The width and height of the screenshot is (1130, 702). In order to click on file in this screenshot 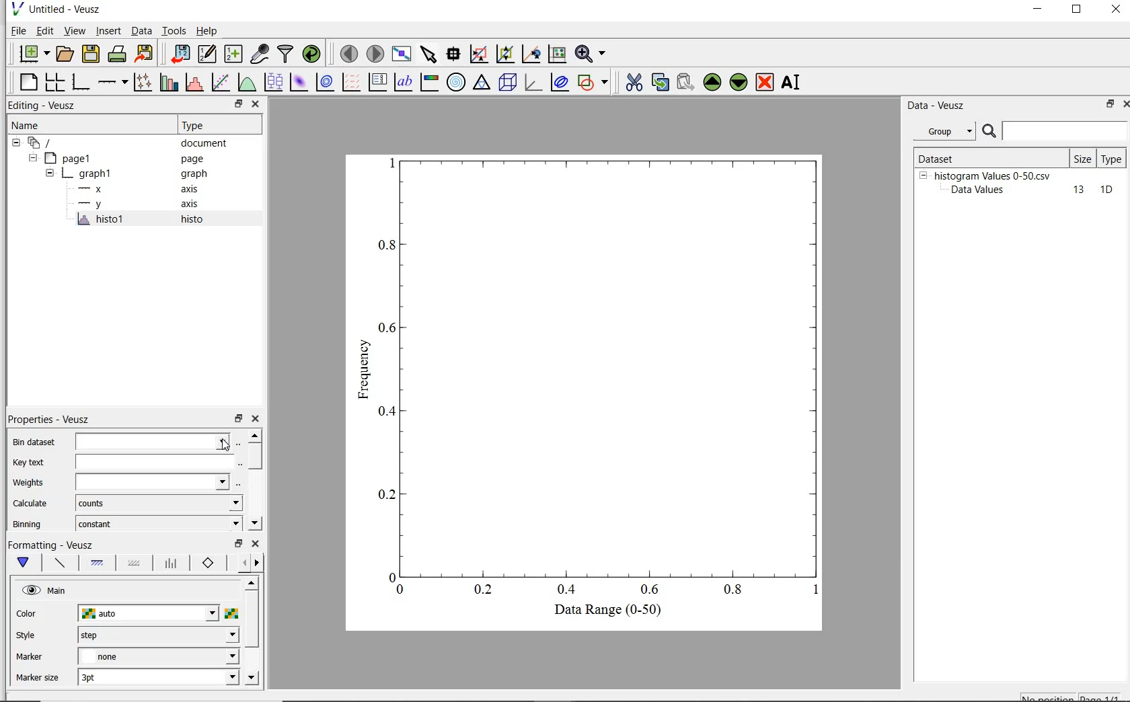, I will do `click(17, 30)`.